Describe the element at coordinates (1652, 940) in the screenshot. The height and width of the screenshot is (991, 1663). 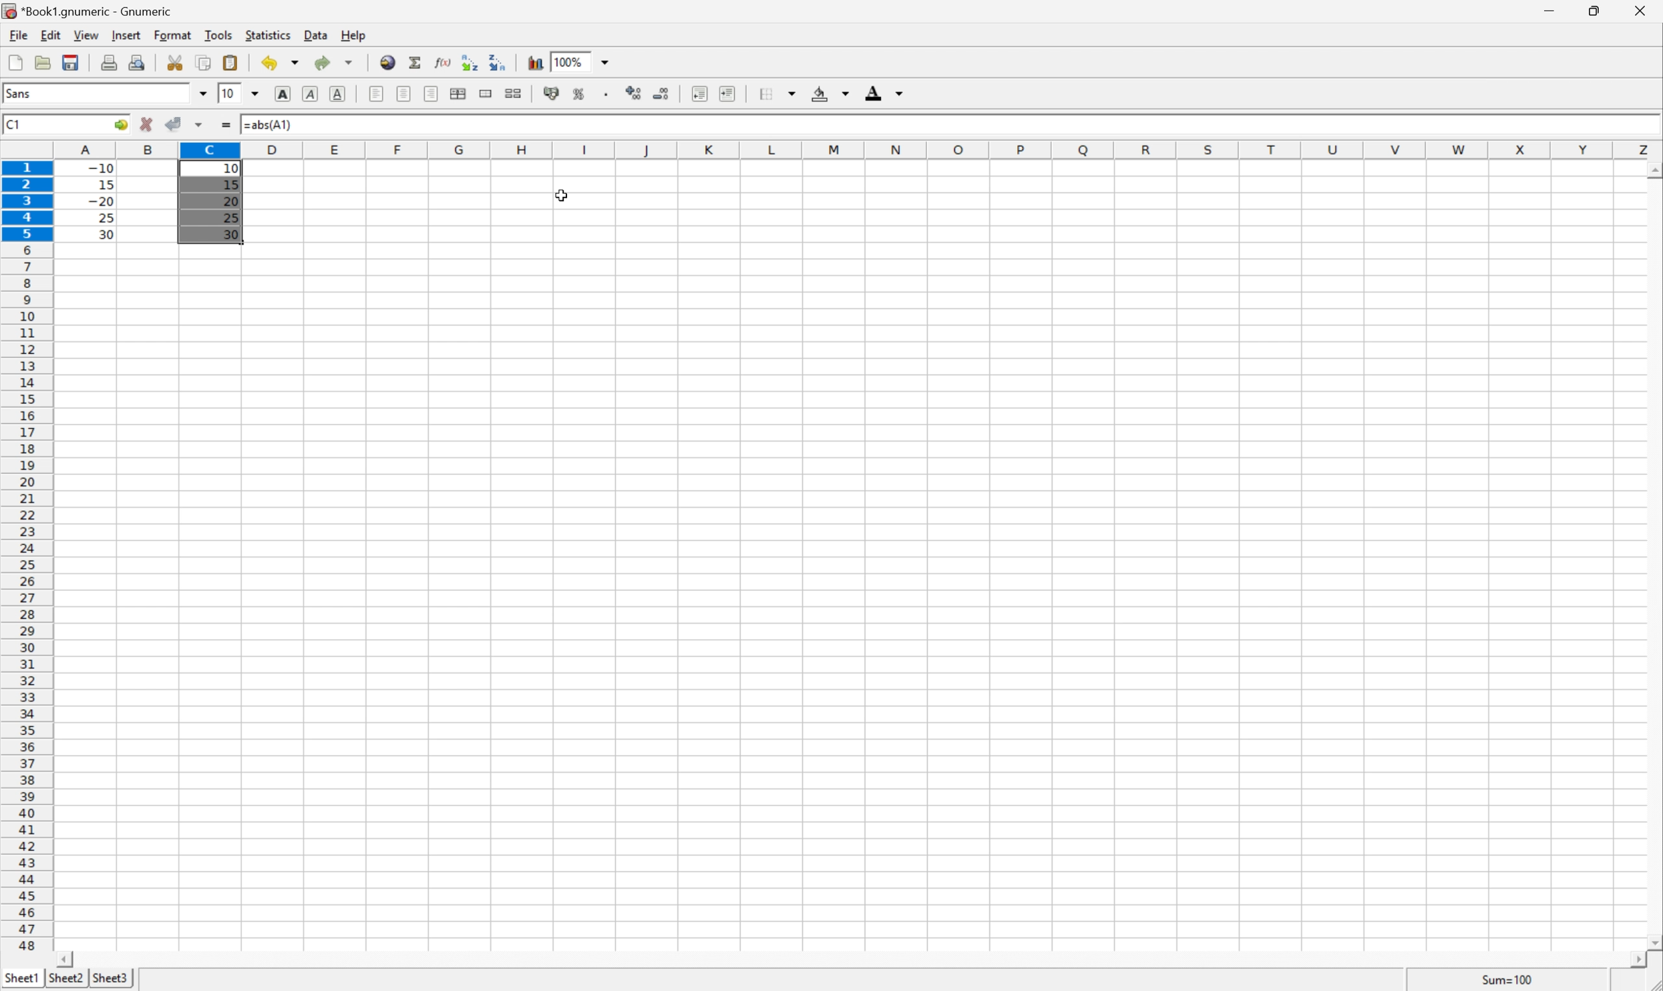
I see `Scroll down` at that location.